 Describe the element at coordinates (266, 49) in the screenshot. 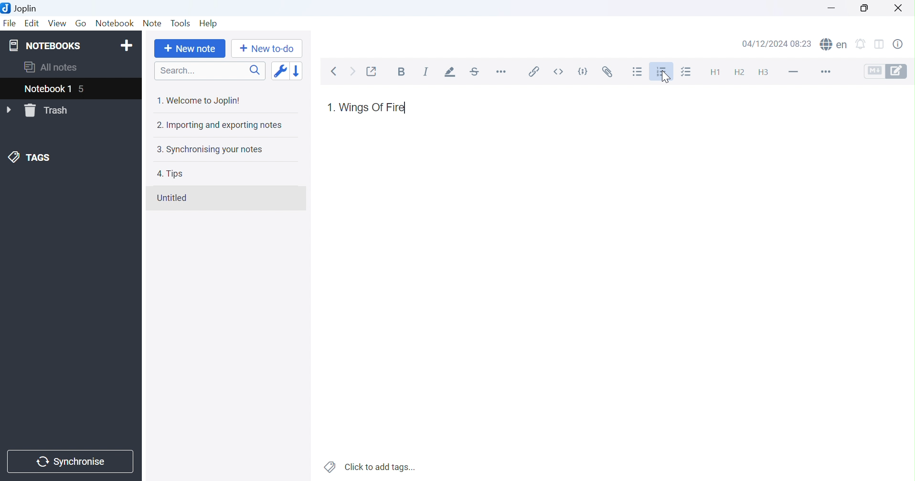

I see `New to-do` at that location.